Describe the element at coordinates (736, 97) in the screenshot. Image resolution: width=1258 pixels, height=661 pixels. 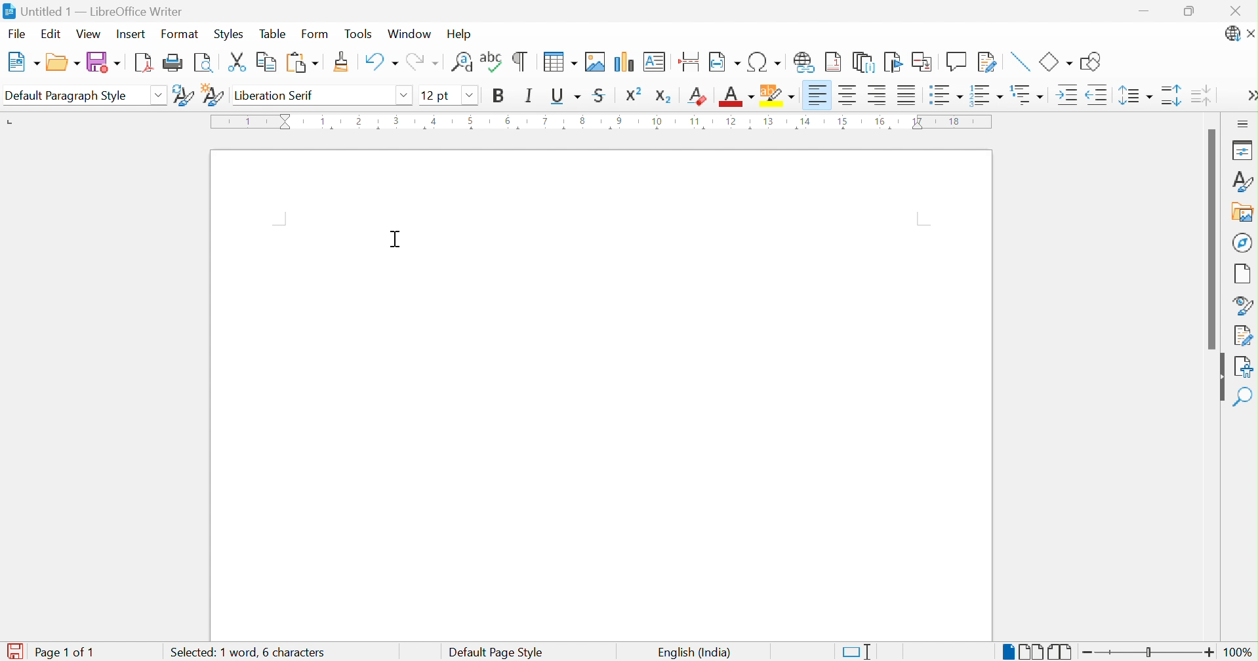
I see `Font Color` at that location.